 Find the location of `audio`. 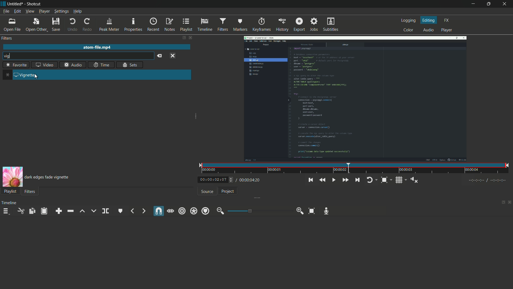

audio is located at coordinates (430, 30).